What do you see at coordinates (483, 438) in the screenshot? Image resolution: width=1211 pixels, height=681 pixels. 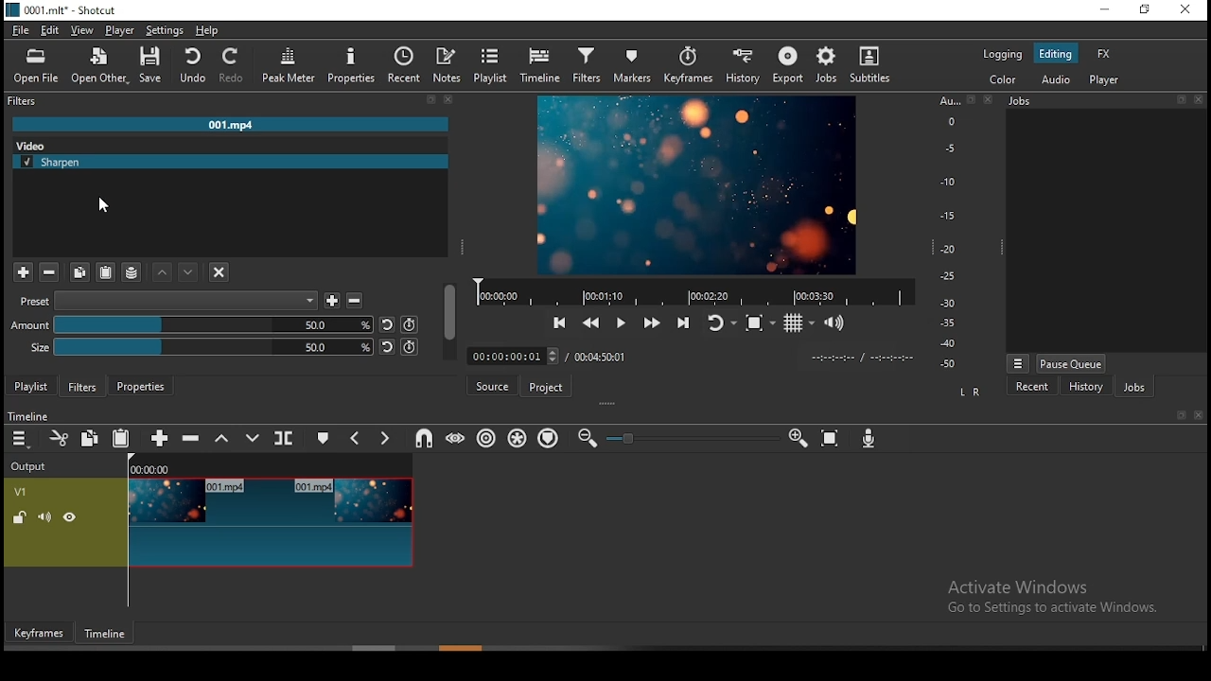 I see `ripple` at bounding box center [483, 438].